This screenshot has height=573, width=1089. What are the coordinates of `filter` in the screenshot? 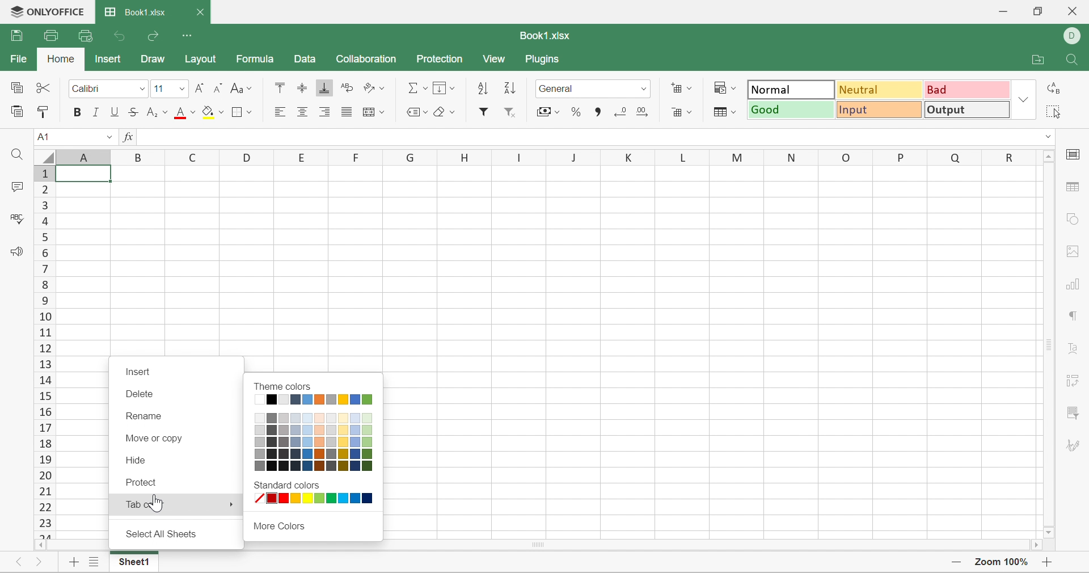 It's located at (482, 113).